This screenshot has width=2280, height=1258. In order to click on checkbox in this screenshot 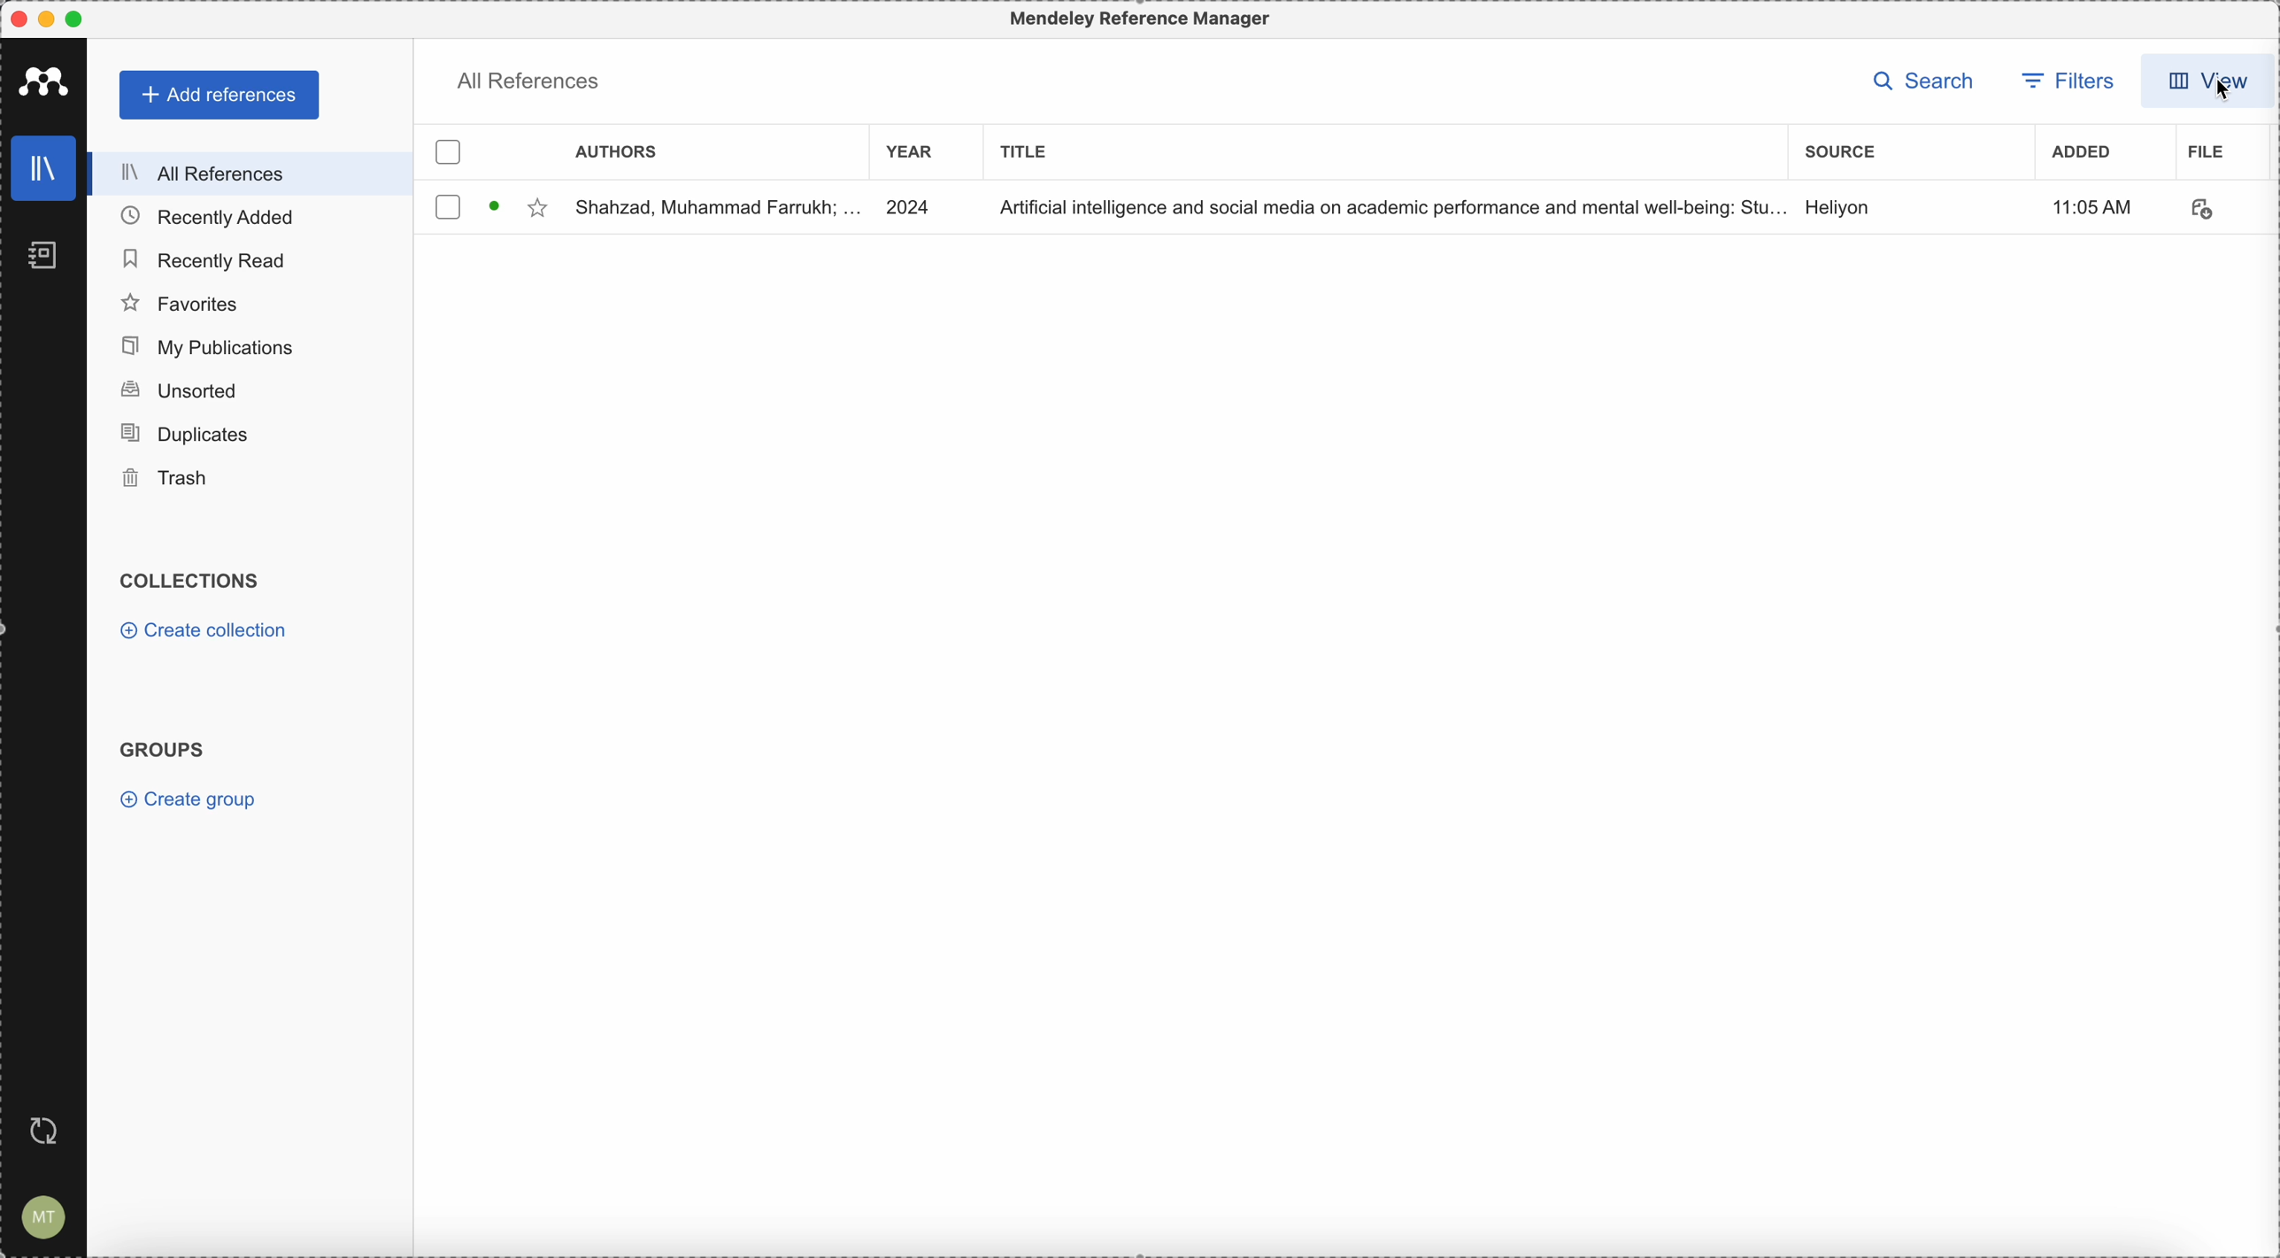, I will do `click(446, 206)`.